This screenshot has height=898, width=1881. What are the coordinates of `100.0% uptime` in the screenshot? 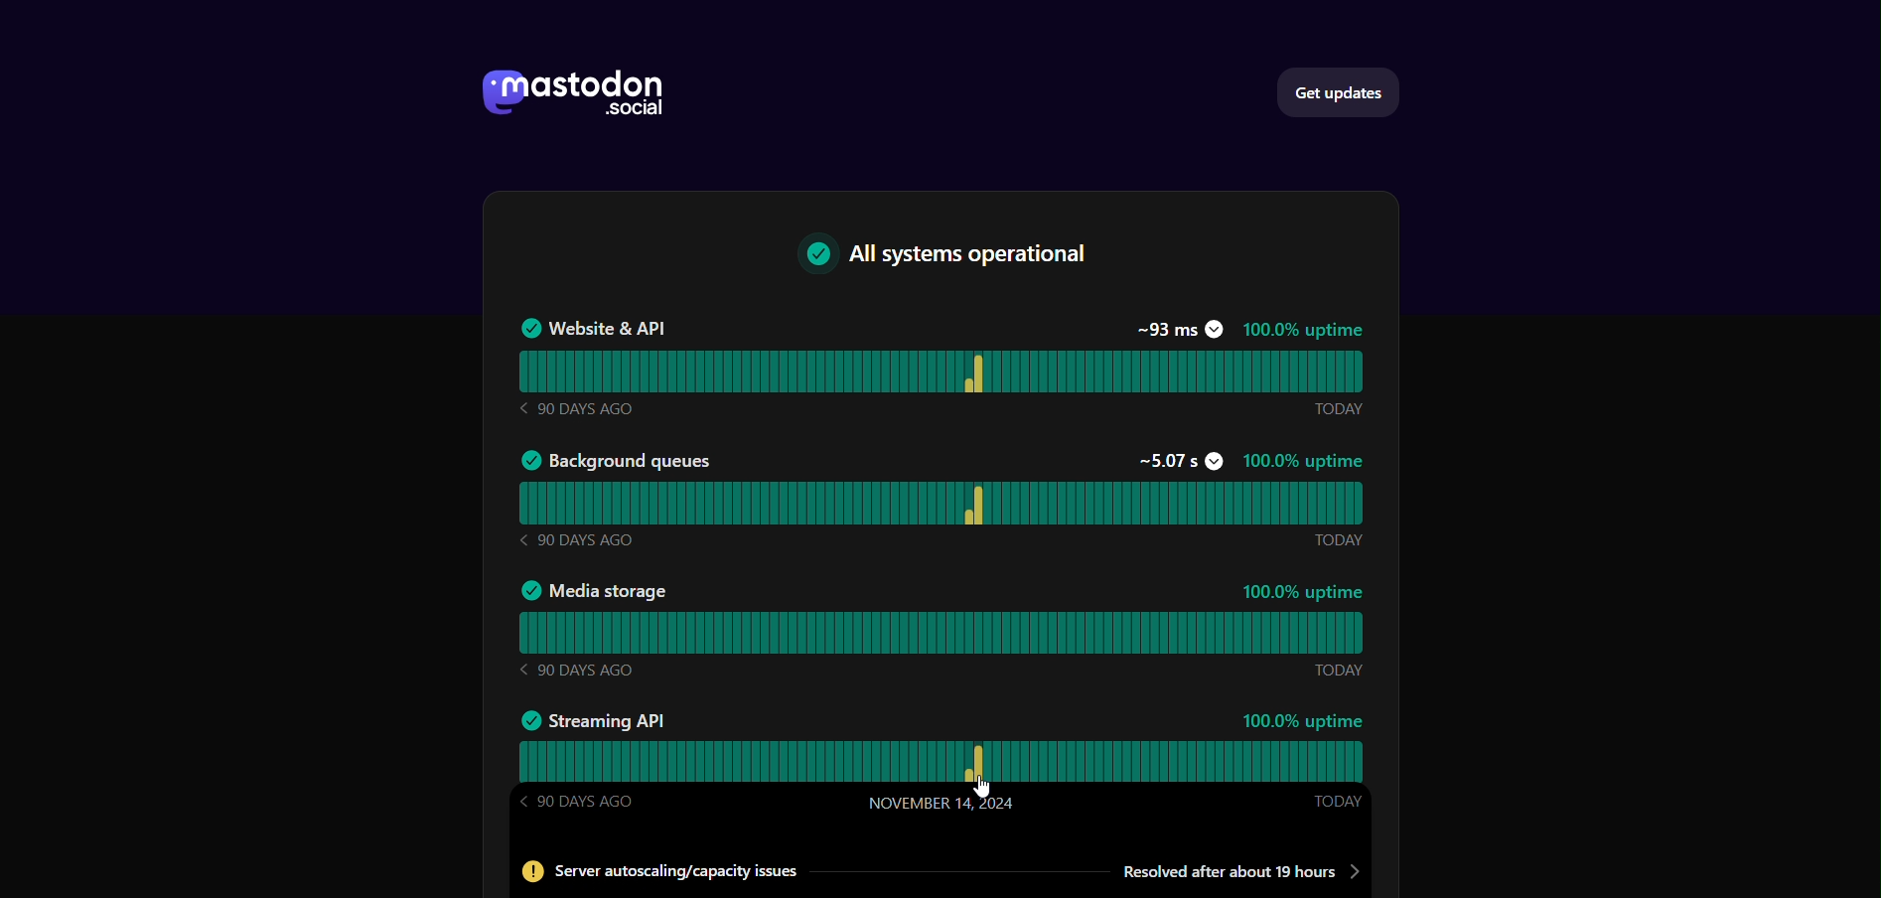 It's located at (1304, 721).